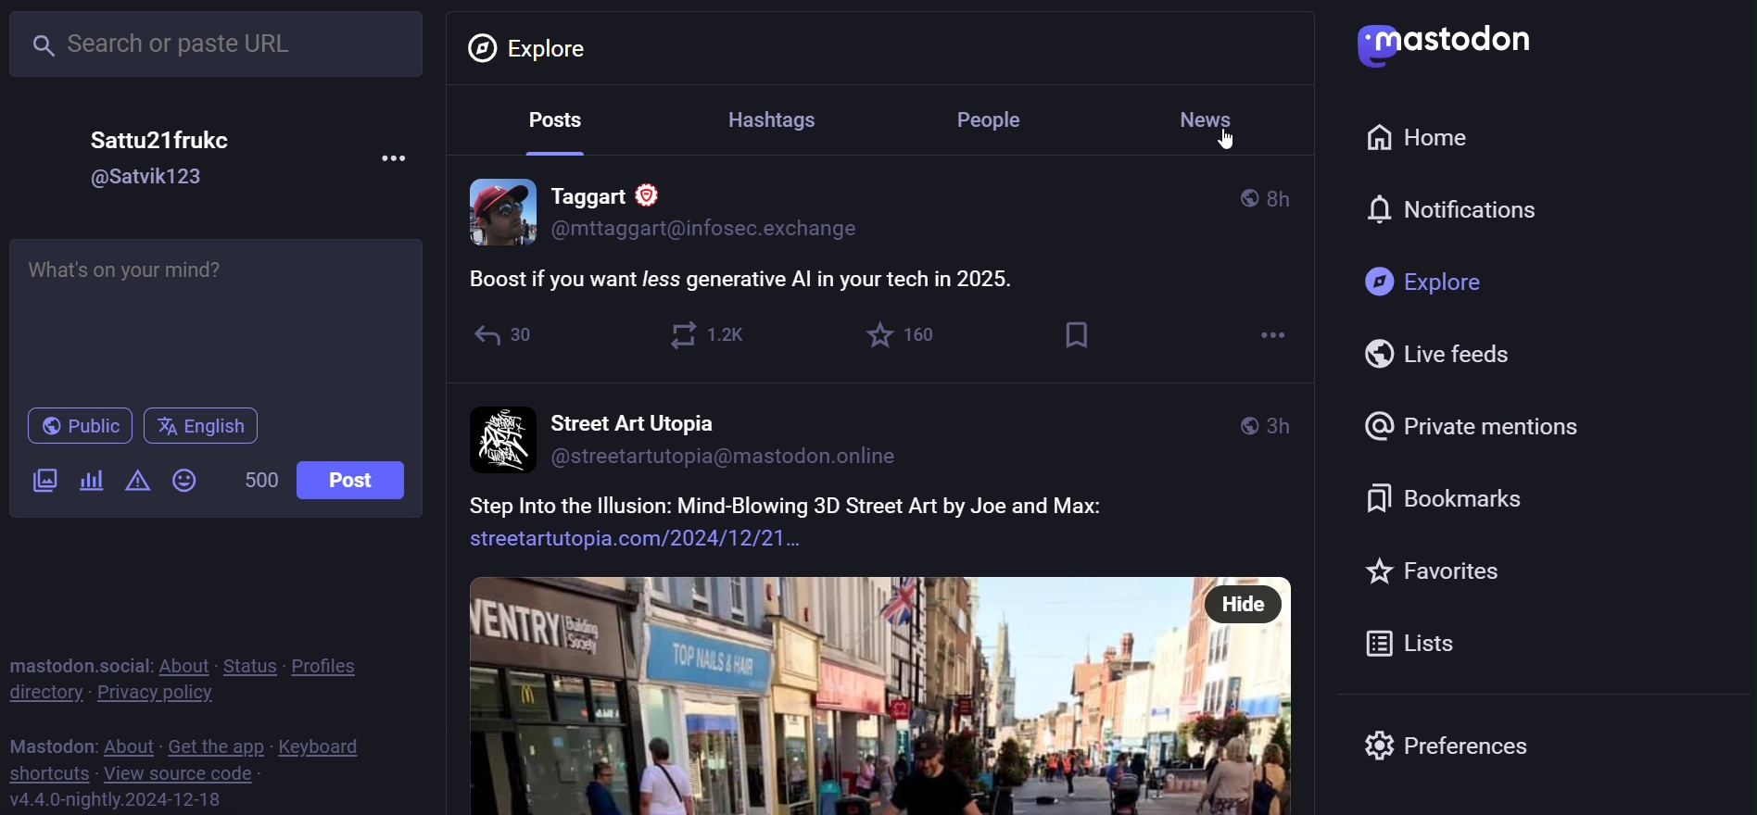 This screenshot has width=1757, height=815. I want to click on mastodon, so click(1449, 44).